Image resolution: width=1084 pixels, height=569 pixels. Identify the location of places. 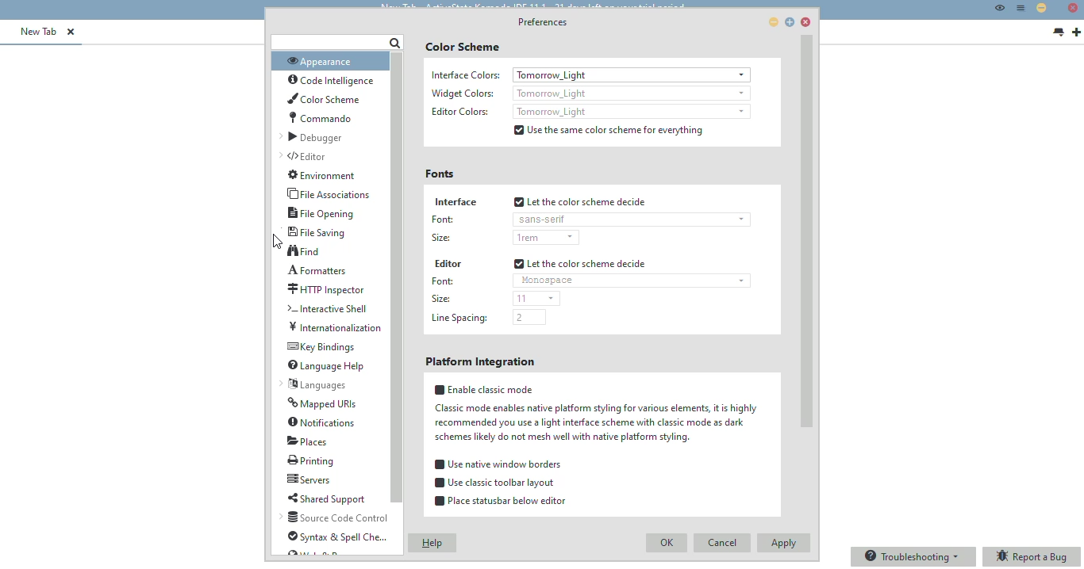
(306, 441).